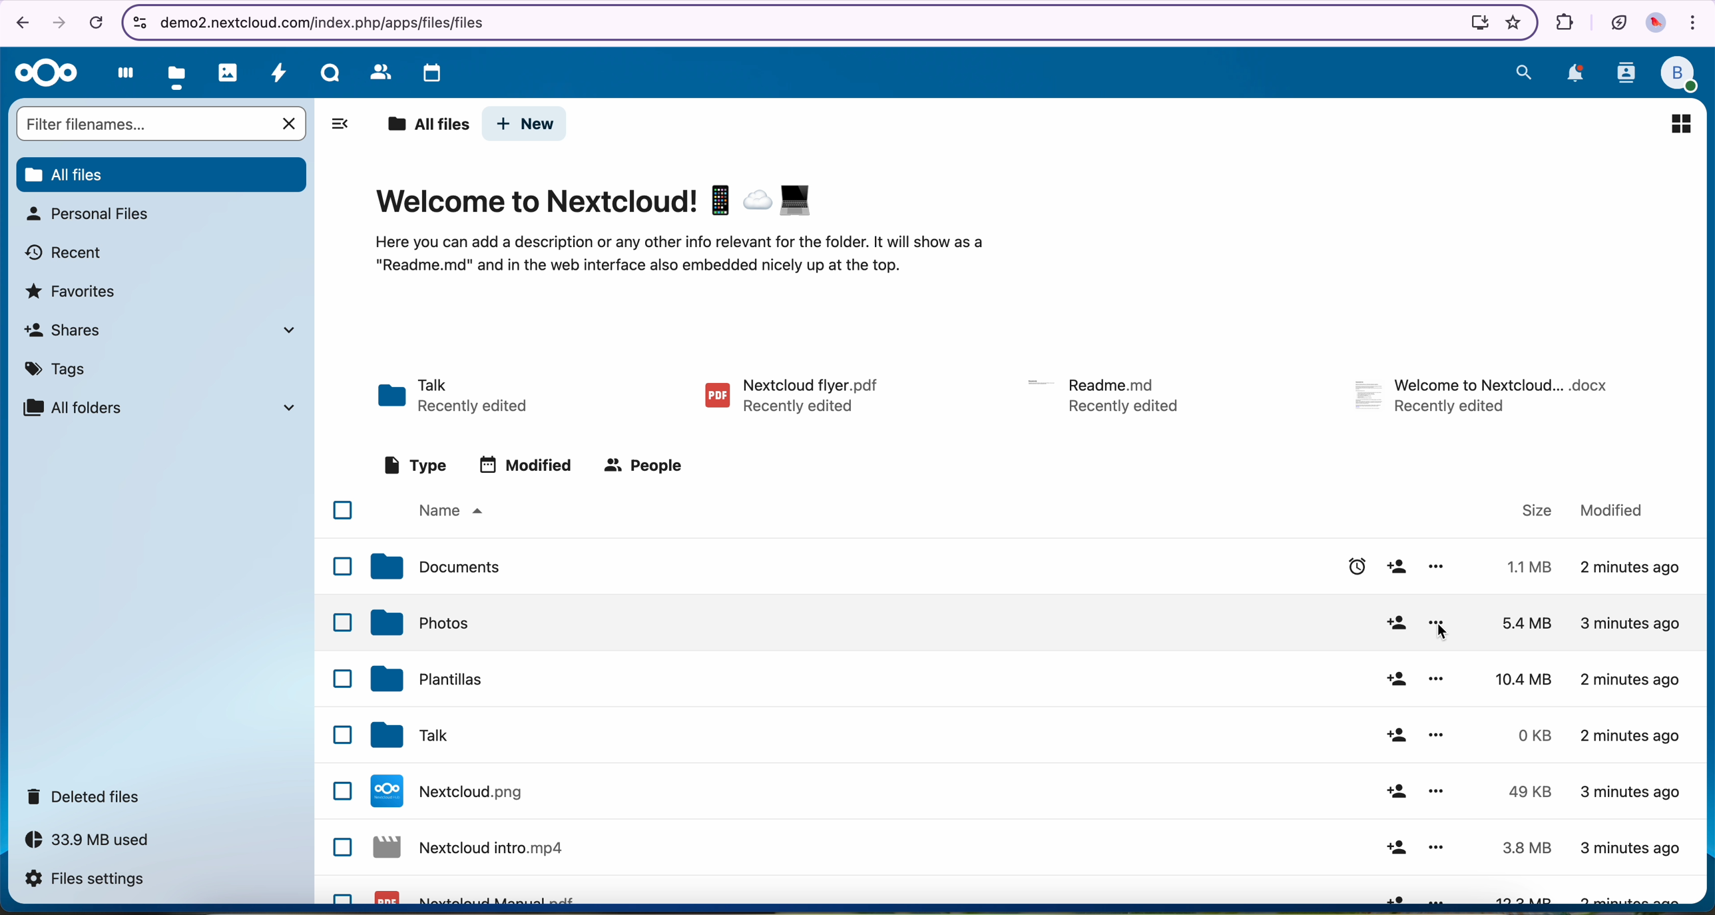 The image size is (1715, 915). What do you see at coordinates (1393, 792) in the screenshot?
I see `share` at bounding box center [1393, 792].